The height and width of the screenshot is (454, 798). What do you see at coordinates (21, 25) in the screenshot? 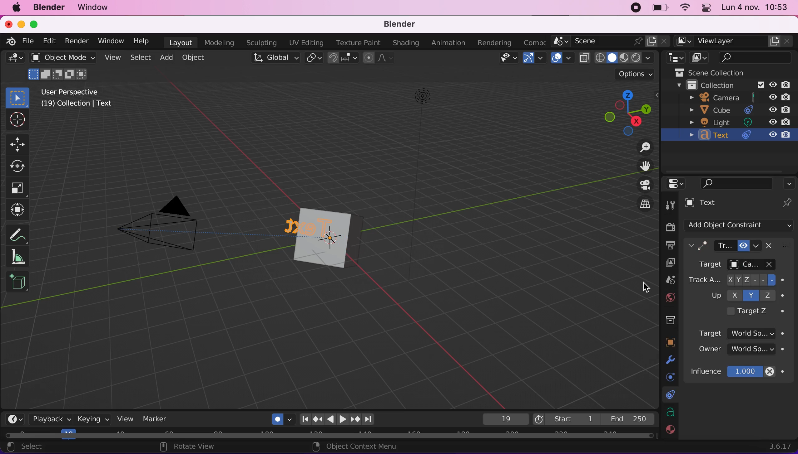
I see `minimize` at bounding box center [21, 25].